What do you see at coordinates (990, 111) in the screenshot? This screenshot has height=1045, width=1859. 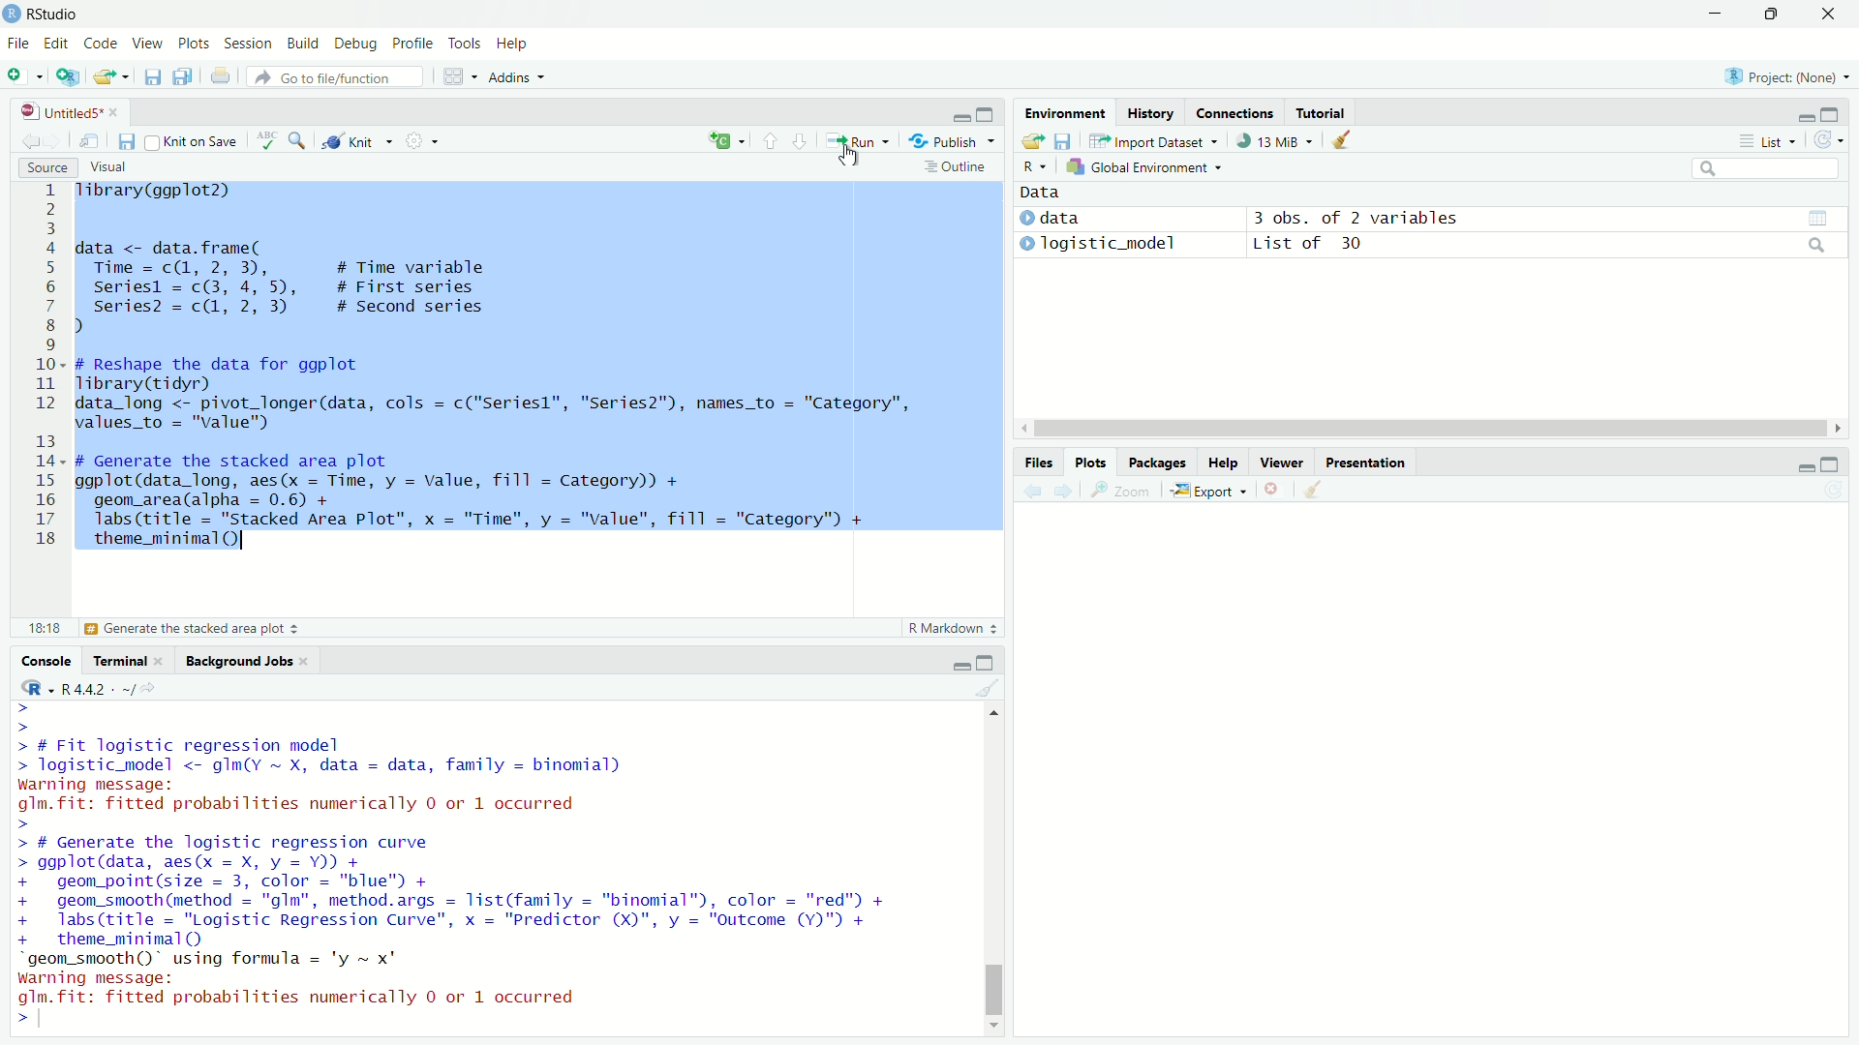 I see `maximise` at bounding box center [990, 111].